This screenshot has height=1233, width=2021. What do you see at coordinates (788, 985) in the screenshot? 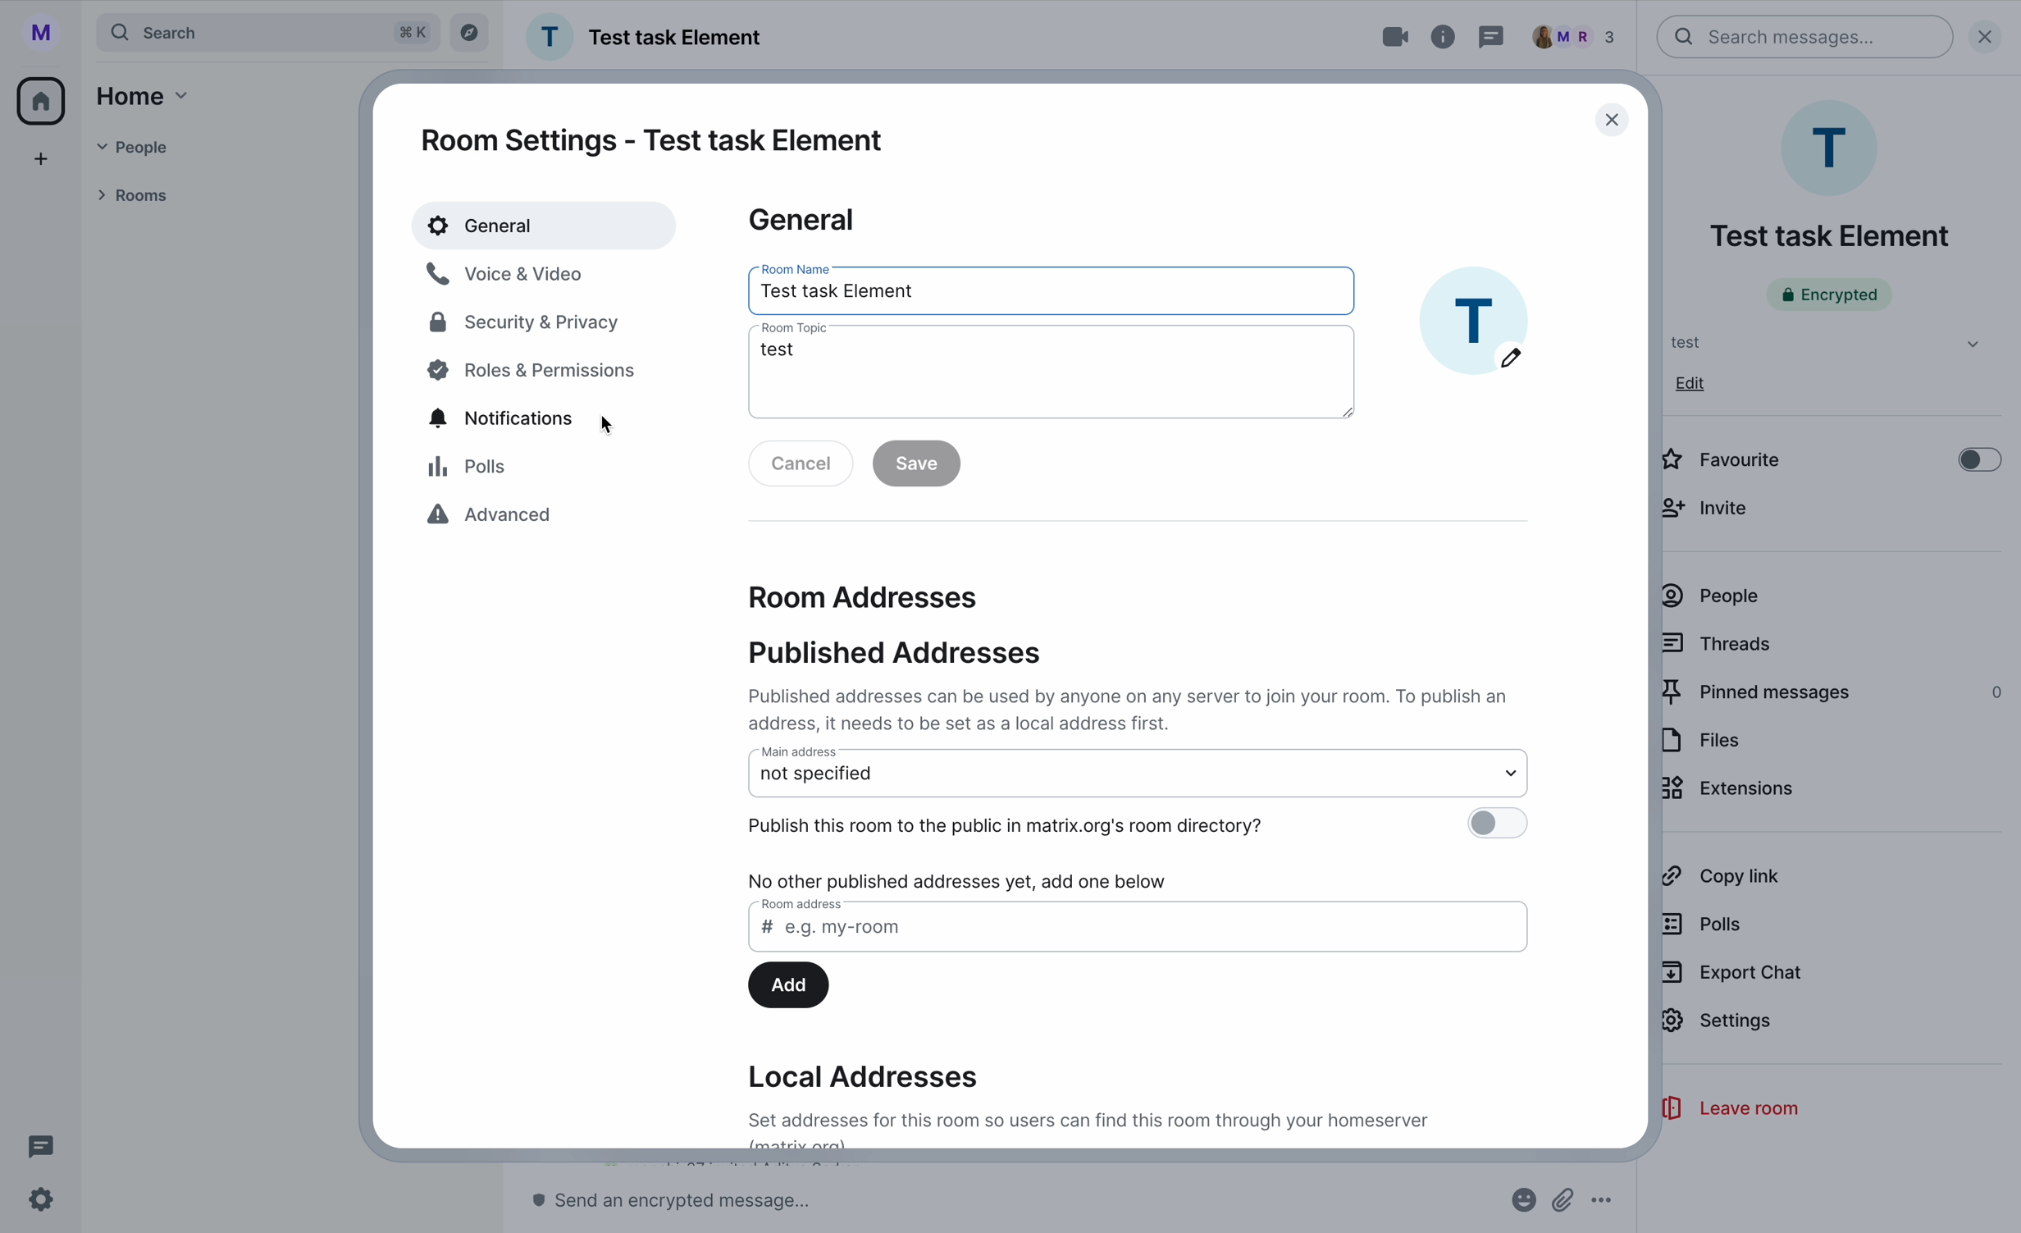
I see `add button` at bounding box center [788, 985].